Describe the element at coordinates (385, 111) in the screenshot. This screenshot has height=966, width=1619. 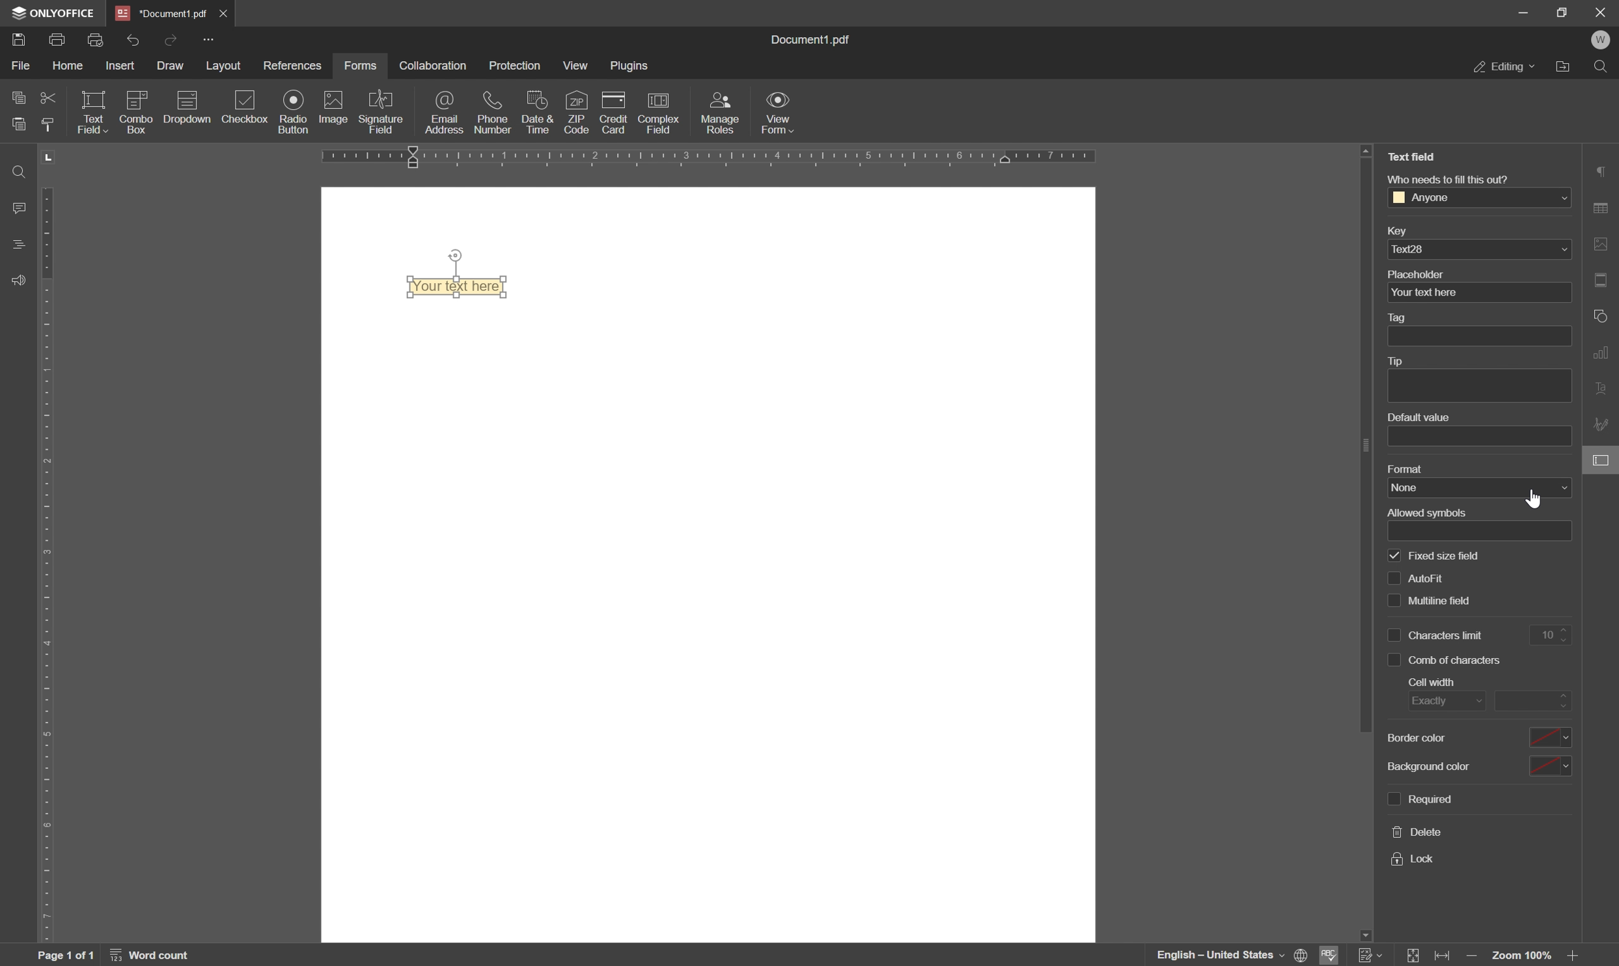
I see `signature field` at that location.